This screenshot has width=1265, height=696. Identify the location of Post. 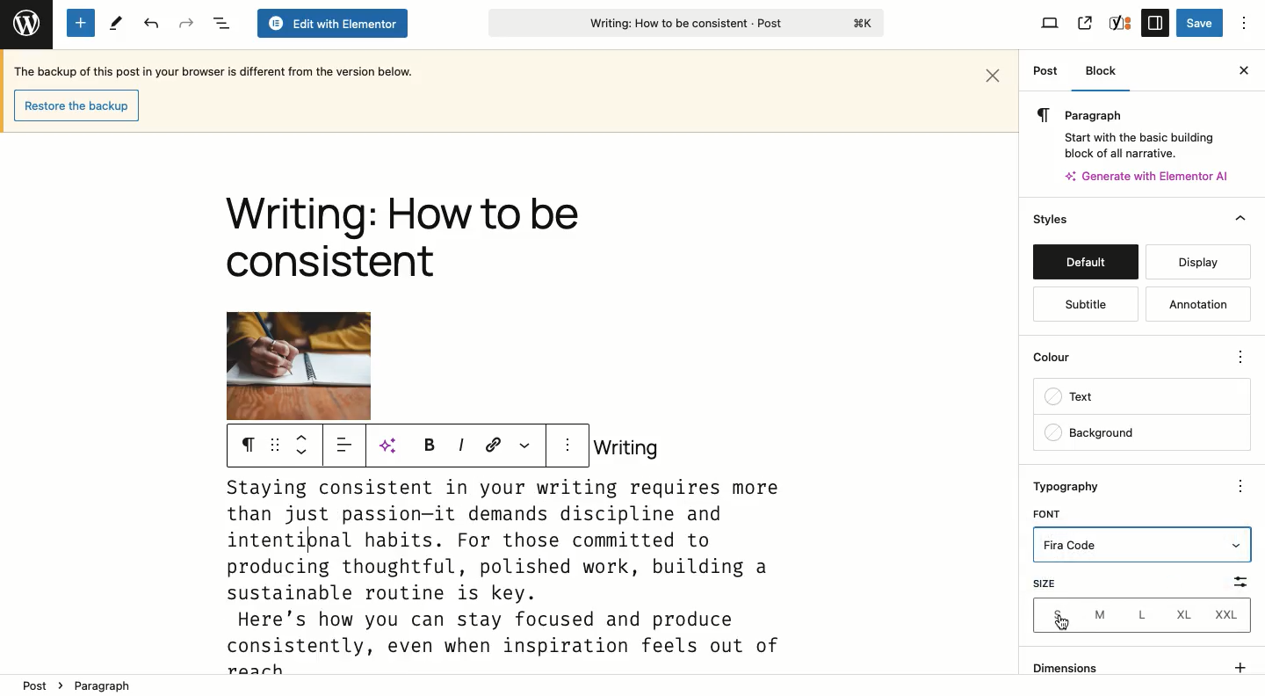
(37, 682).